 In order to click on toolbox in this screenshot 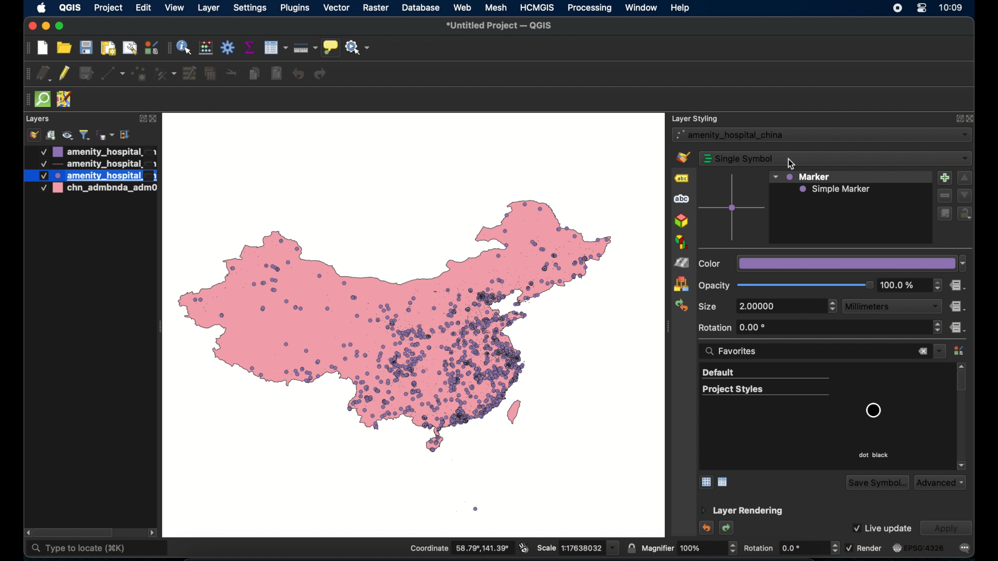, I will do `click(228, 47)`.